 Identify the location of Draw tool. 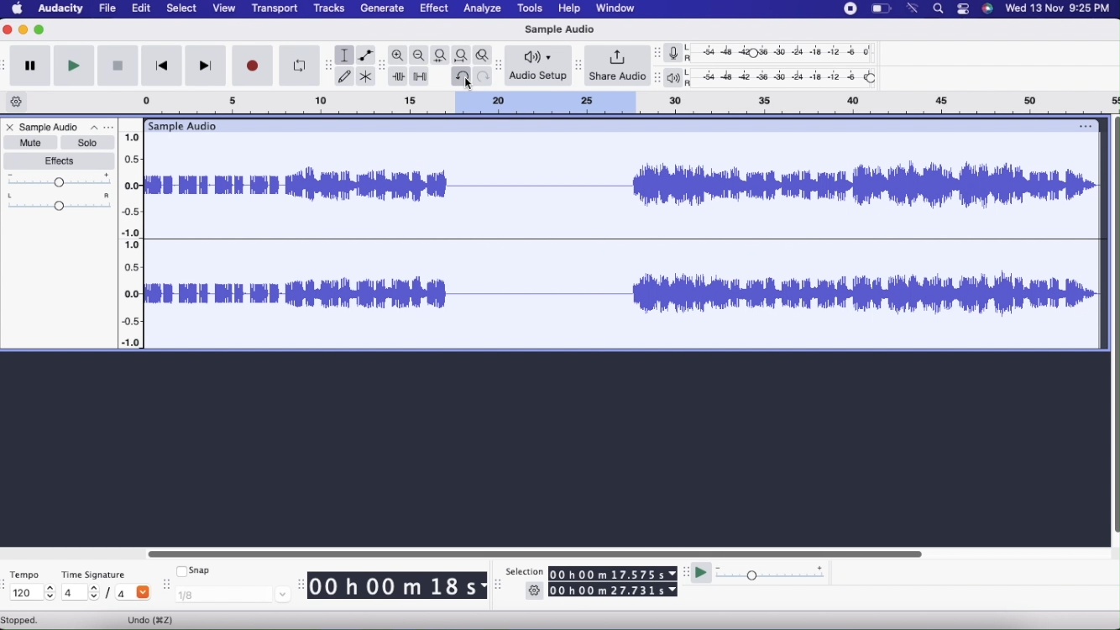
(345, 77).